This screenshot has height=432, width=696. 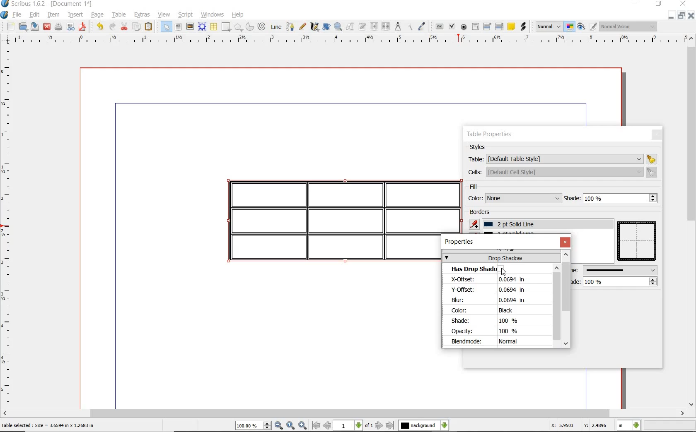 What do you see at coordinates (692, 15) in the screenshot?
I see `CLOSE` at bounding box center [692, 15].